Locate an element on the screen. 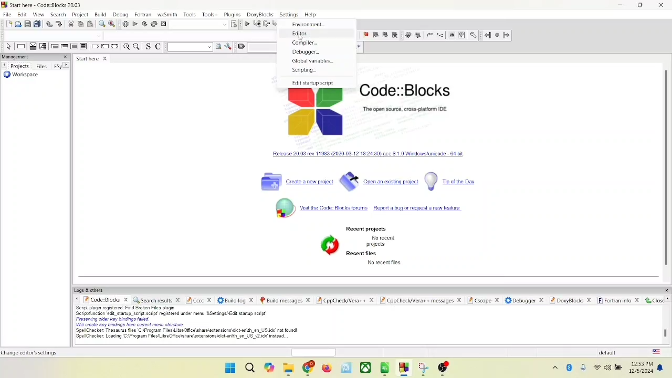 This screenshot has height=378, width=672. return instruction is located at coordinates (115, 47).